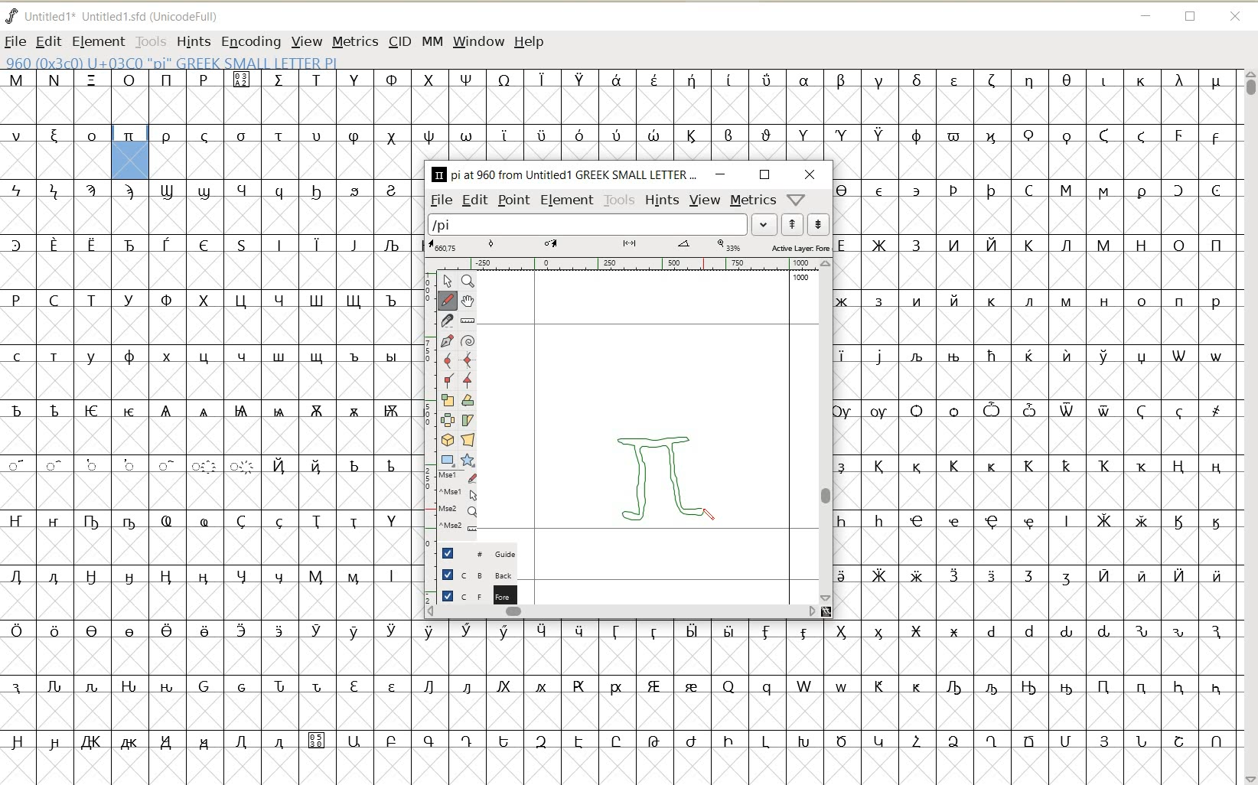 The image size is (1258, 785). I want to click on GUIDE, so click(471, 553).